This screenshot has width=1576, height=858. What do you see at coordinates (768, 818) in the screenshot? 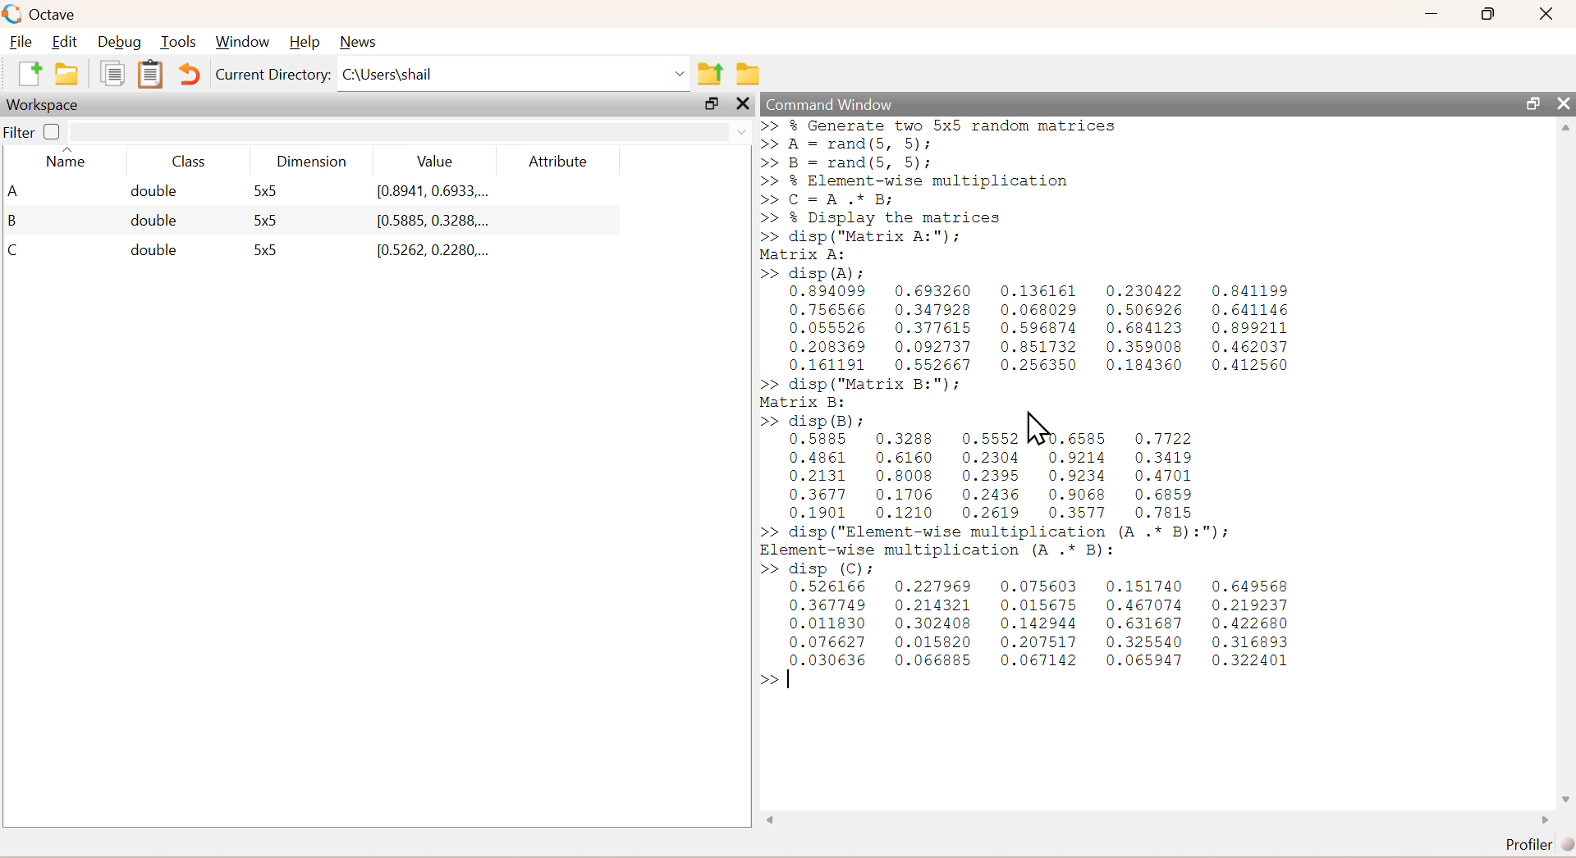
I see `Left` at bounding box center [768, 818].